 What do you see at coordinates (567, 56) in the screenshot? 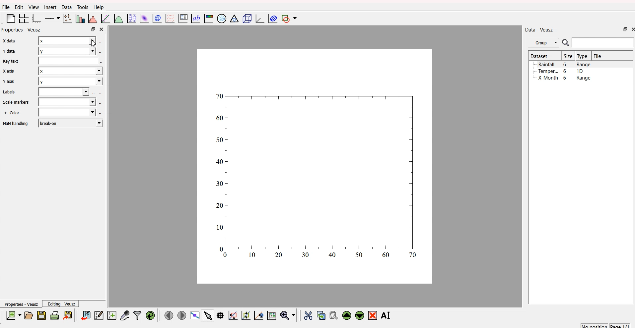
I see `| Size` at bounding box center [567, 56].